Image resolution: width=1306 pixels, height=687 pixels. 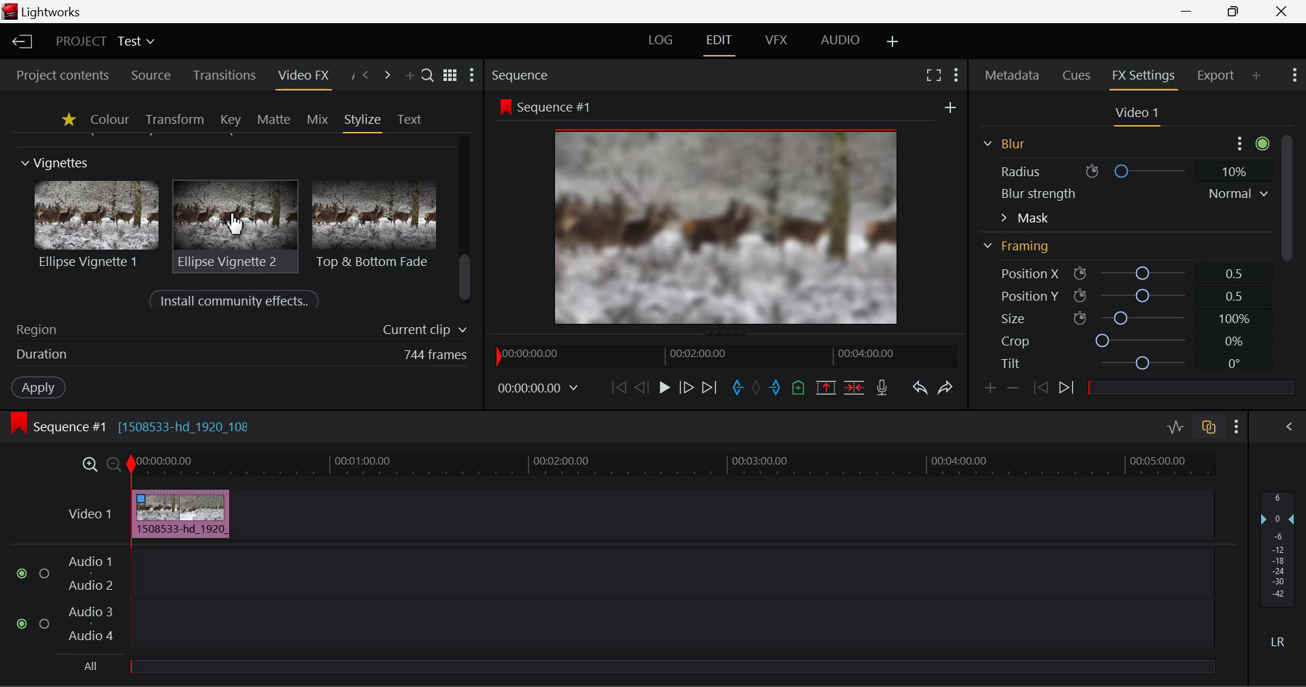 I want to click on cursor, so click(x=234, y=224).